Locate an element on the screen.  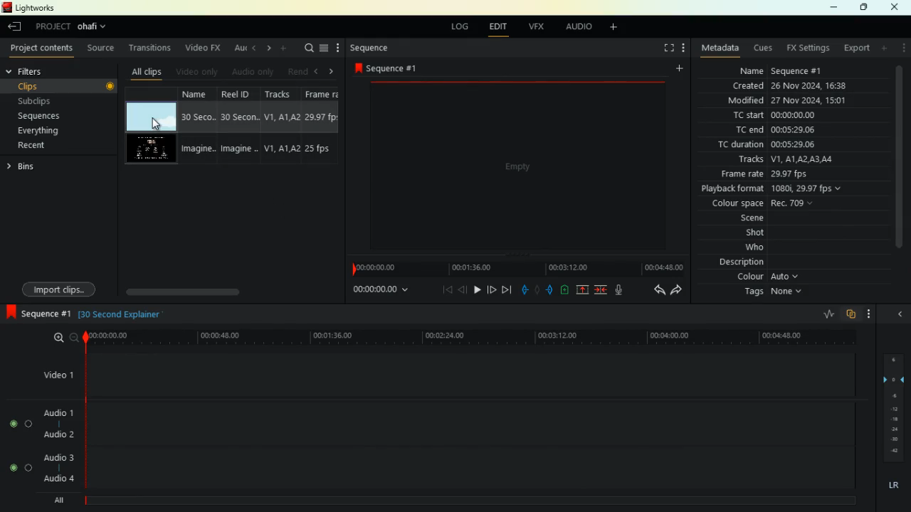
created 26 Nov 2024 16:38 is located at coordinates (796, 85).